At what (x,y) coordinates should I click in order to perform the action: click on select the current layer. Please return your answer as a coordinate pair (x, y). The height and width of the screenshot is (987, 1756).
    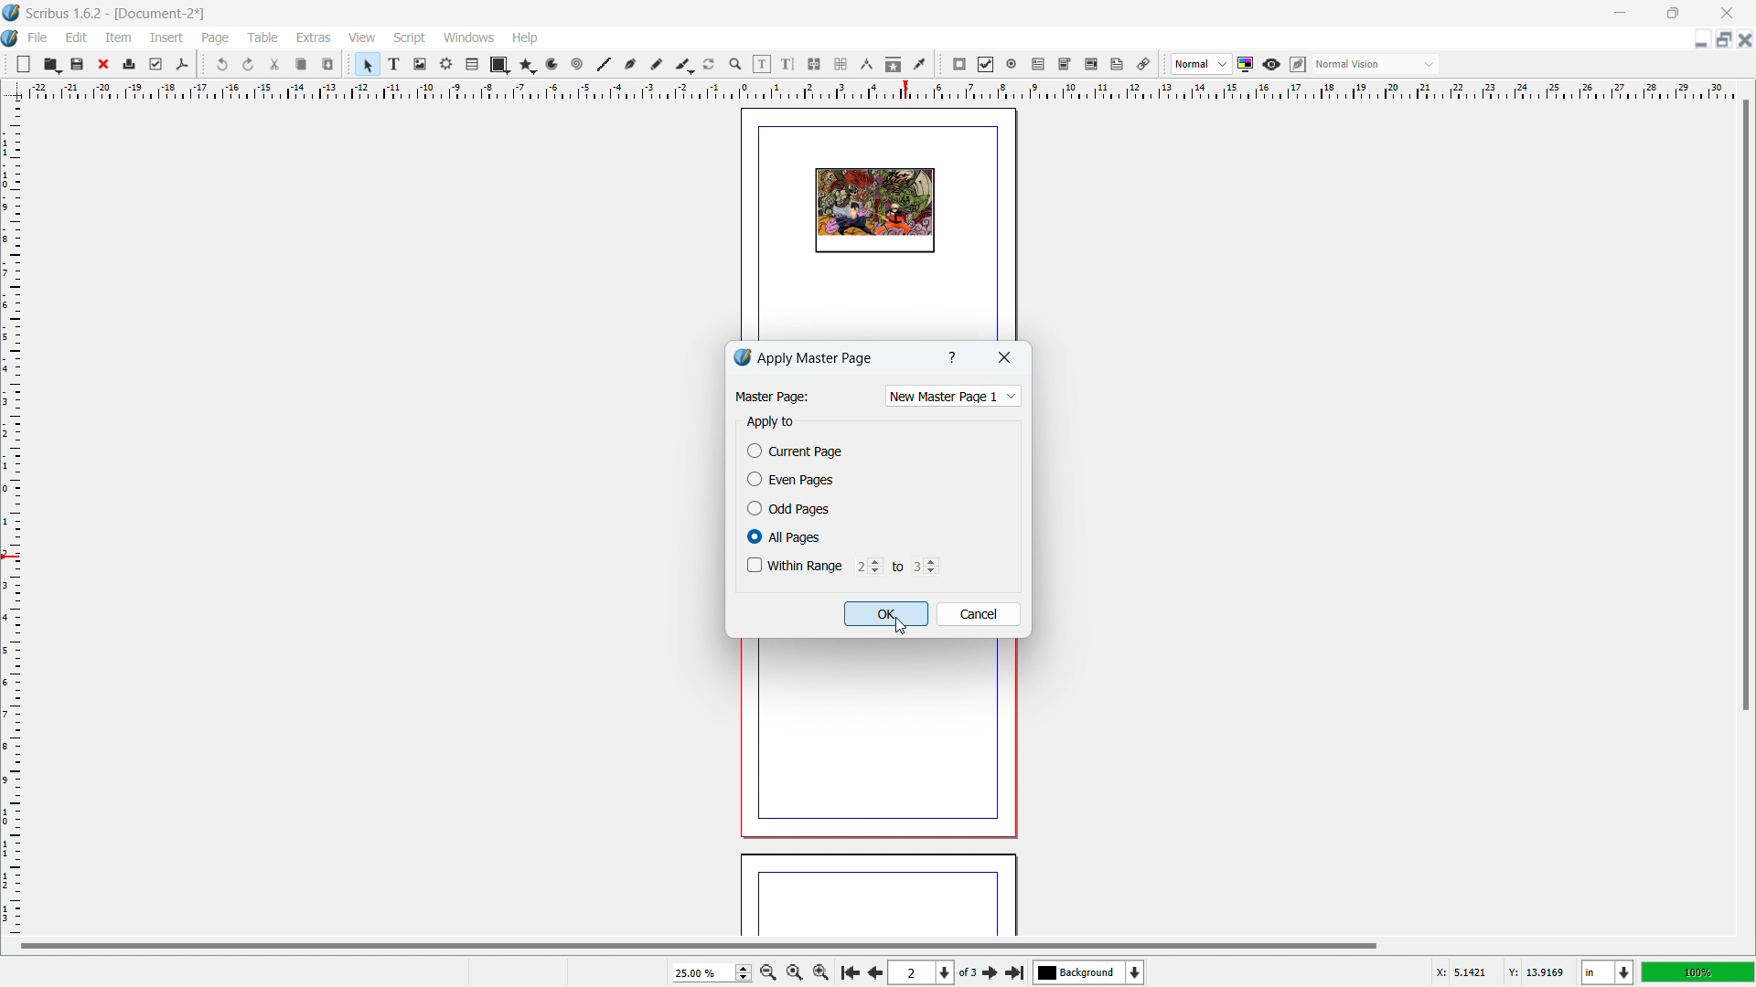
    Looking at the image, I should click on (1089, 972).